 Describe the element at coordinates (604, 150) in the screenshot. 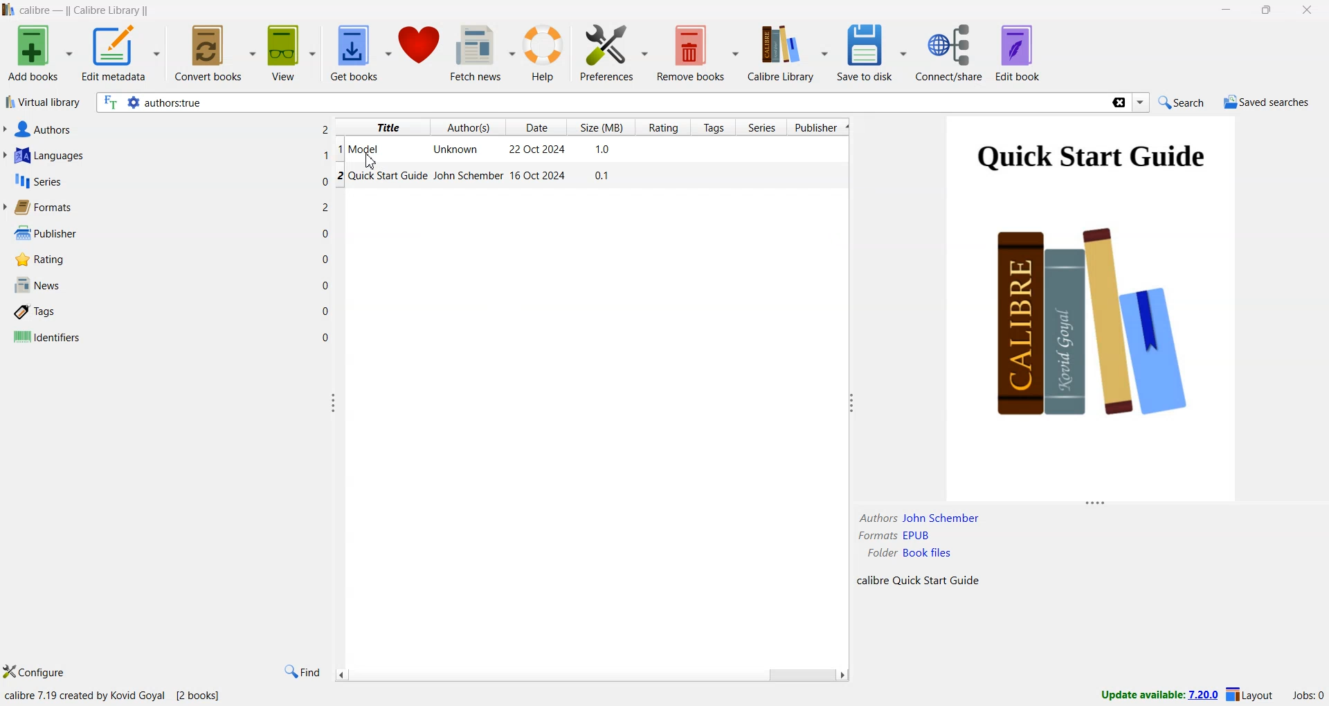

I see `size` at that location.